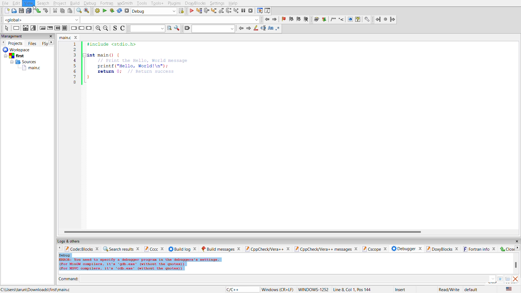 This screenshot has height=293, width=521. I want to click on pane, so click(501, 279).